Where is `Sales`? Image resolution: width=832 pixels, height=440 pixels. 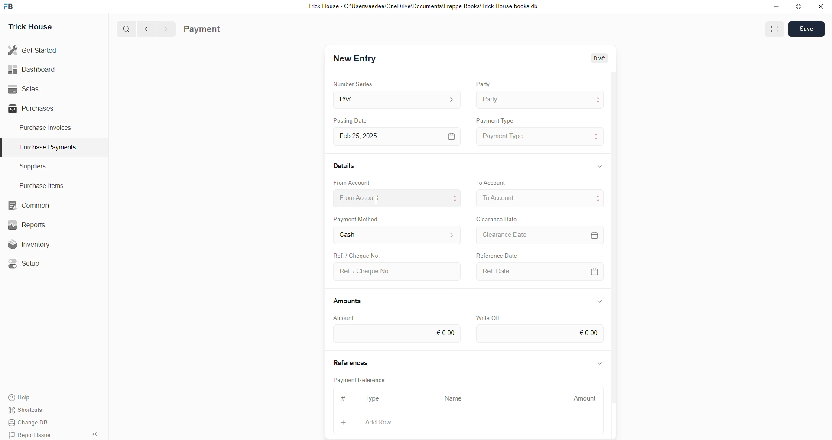 Sales is located at coordinates (23, 88).